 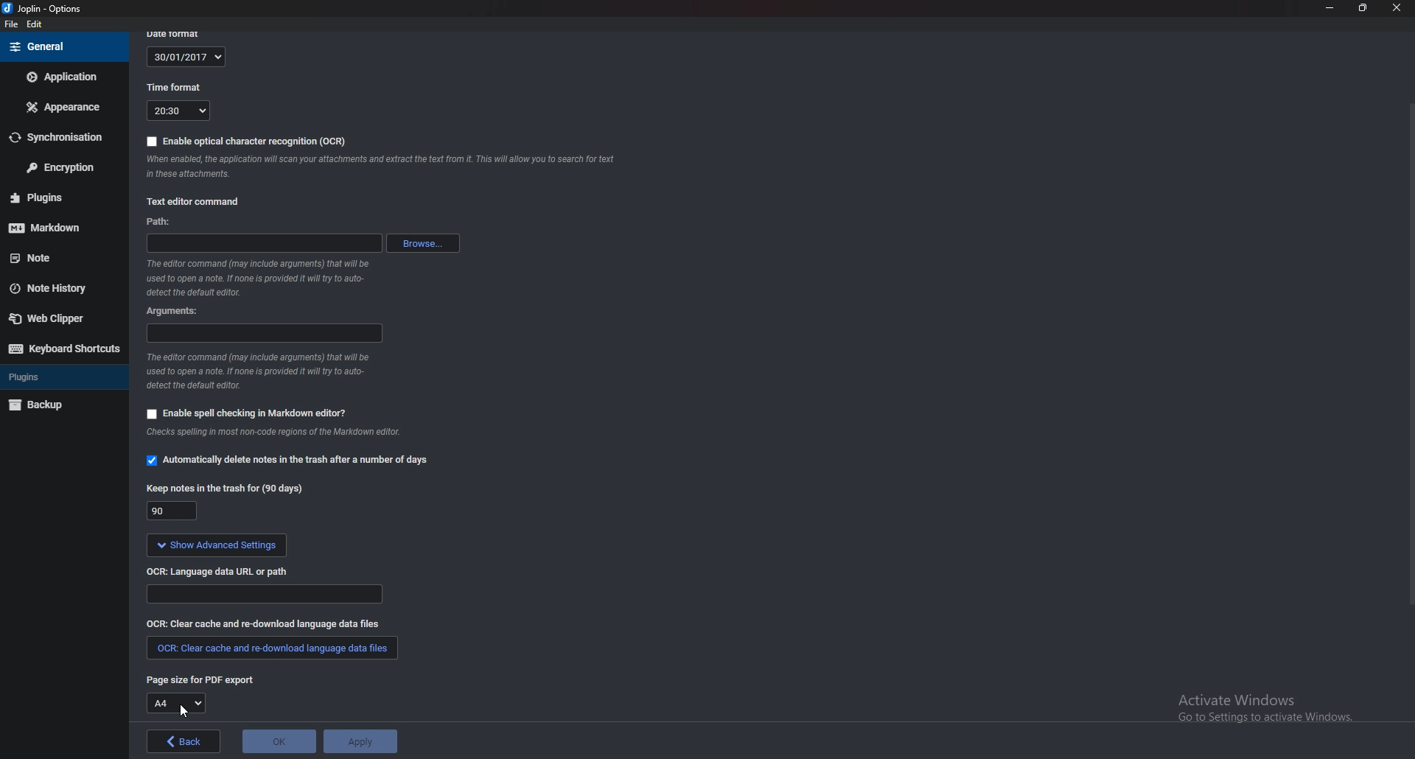 I want to click on date format, so click(x=178, y=32).